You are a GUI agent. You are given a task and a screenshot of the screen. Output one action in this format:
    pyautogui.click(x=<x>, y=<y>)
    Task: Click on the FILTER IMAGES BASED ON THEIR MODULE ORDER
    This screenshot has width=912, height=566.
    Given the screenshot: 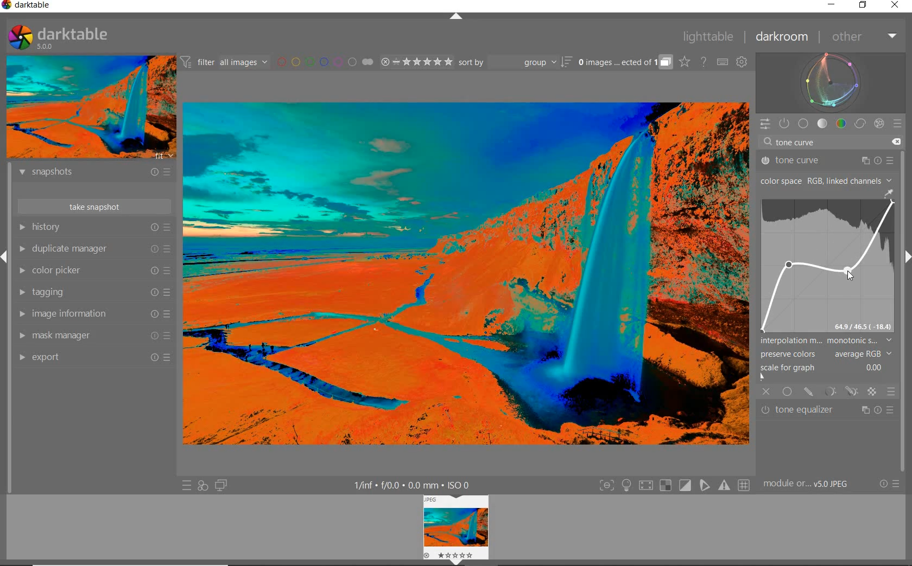 What is the action you would take?
    pyautogui.click(x=224, y=62)
    